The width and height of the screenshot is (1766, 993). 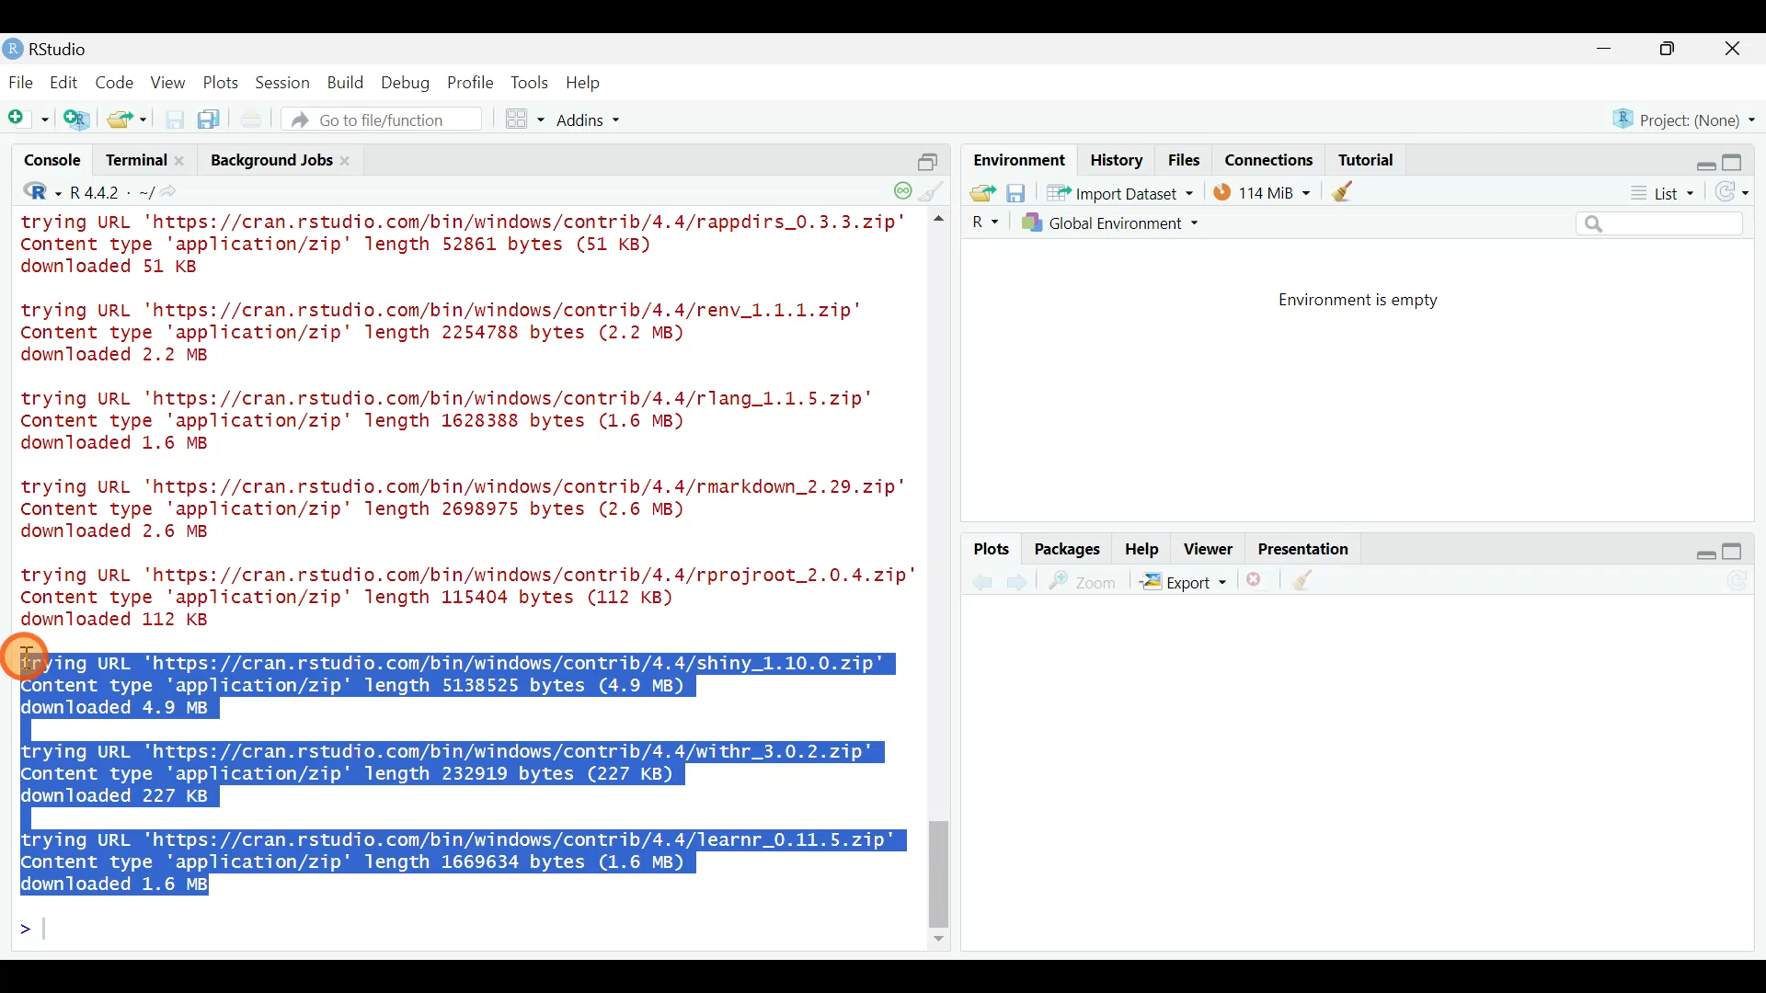 I want to click on Profile, so click(x=470, y=81).